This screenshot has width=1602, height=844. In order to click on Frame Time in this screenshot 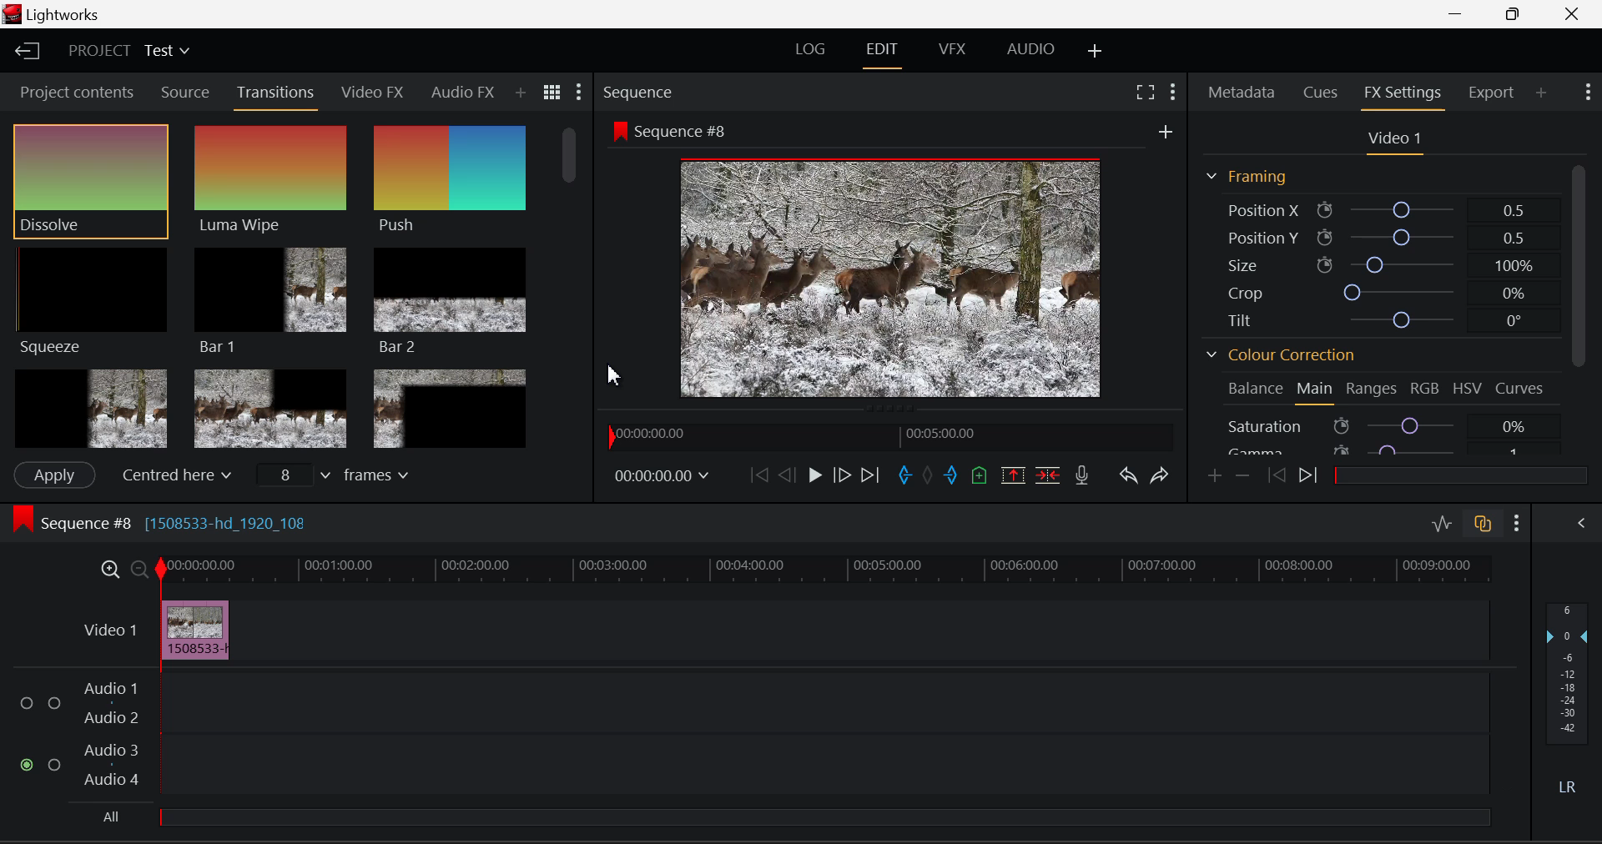, I will do `click(662, 473)`.